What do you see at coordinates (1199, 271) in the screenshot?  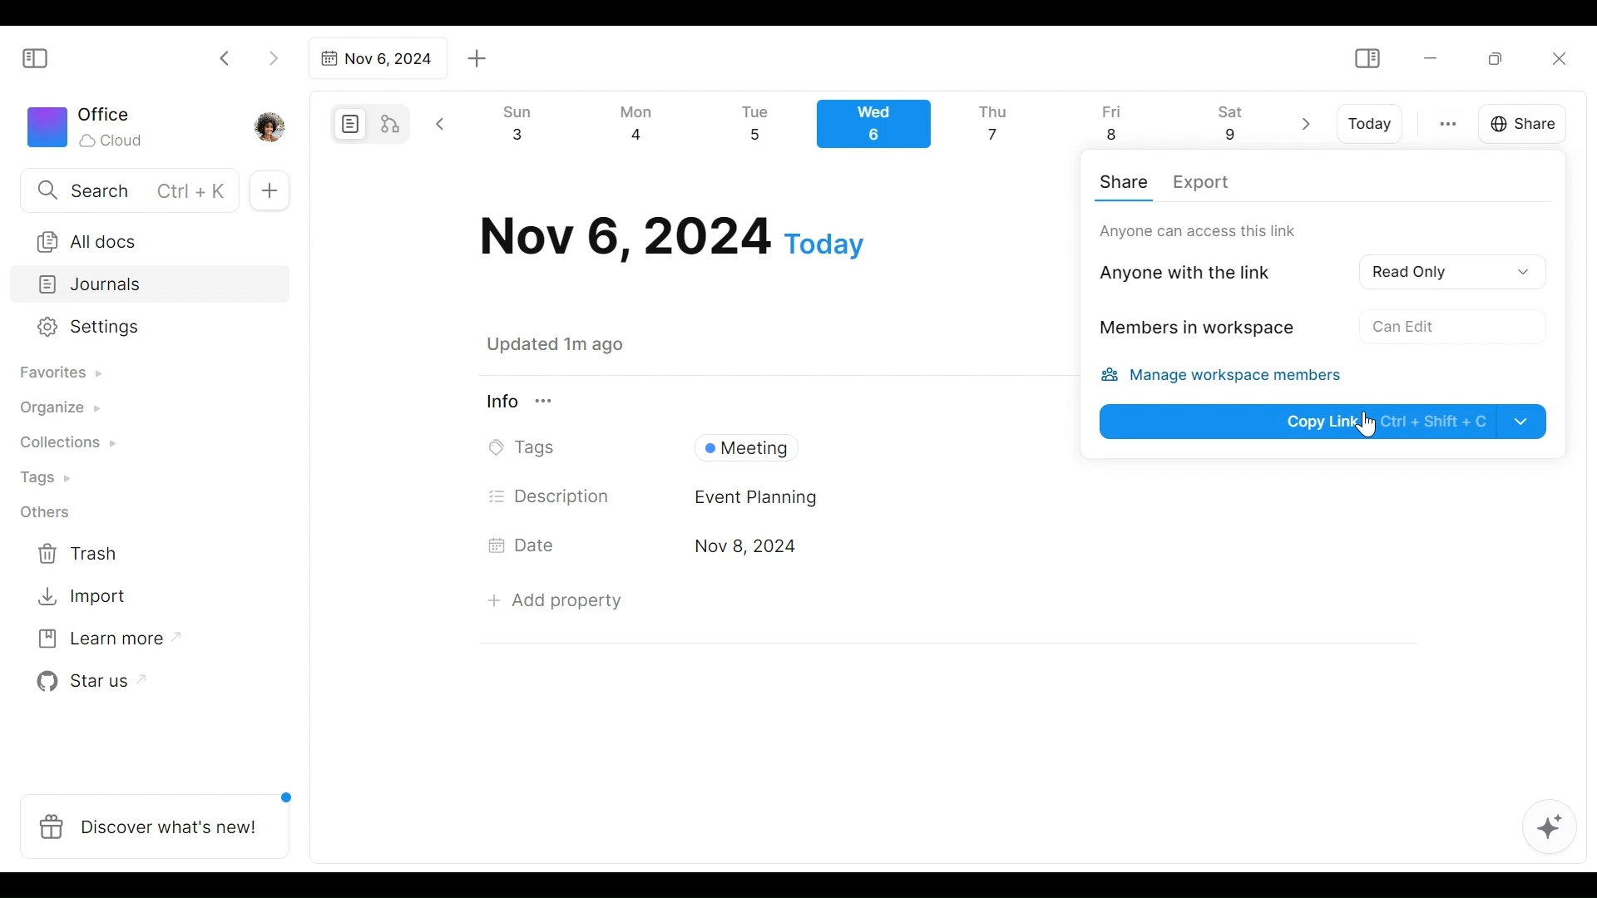 I see `Anyone with thelink` at bounding box center [1199, 271].